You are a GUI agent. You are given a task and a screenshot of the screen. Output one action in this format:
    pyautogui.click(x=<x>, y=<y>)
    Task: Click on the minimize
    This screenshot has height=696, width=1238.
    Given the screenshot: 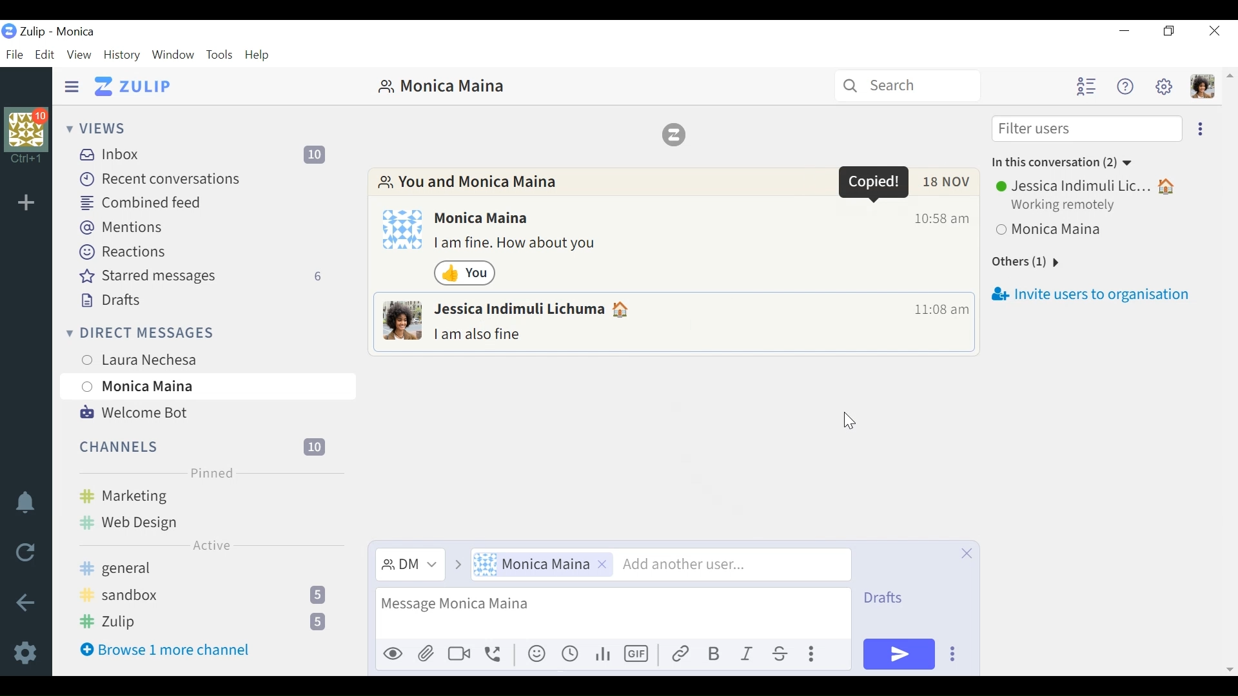 What is the action you would take?
    pyautogui.click(x=1126, y=32)
    